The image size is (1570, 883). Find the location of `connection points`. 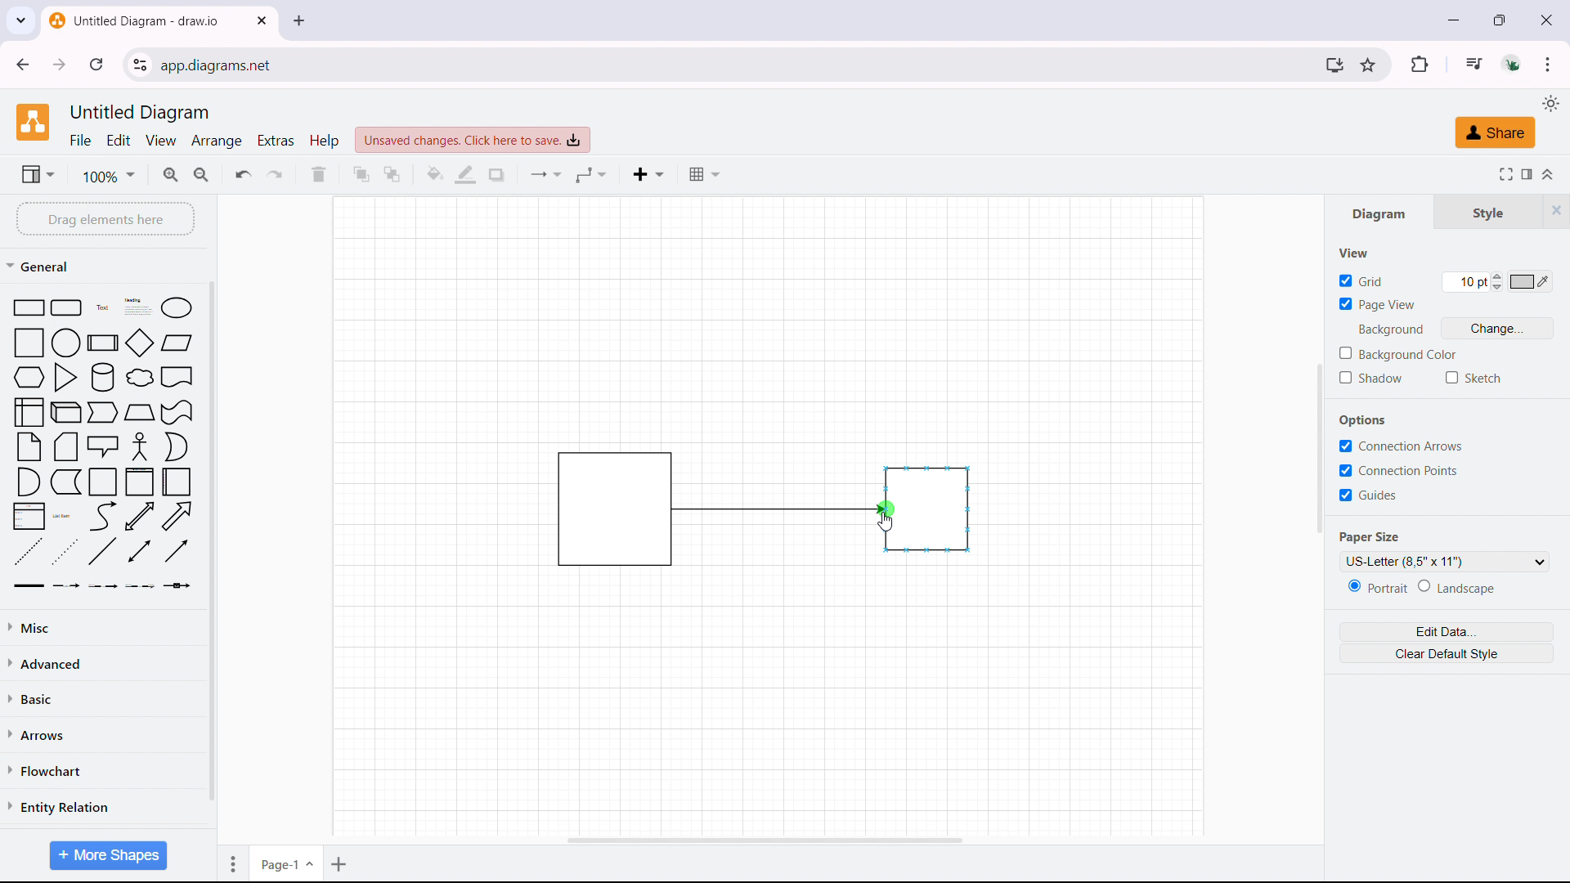

connection points is located at coordinates (1397, 470).